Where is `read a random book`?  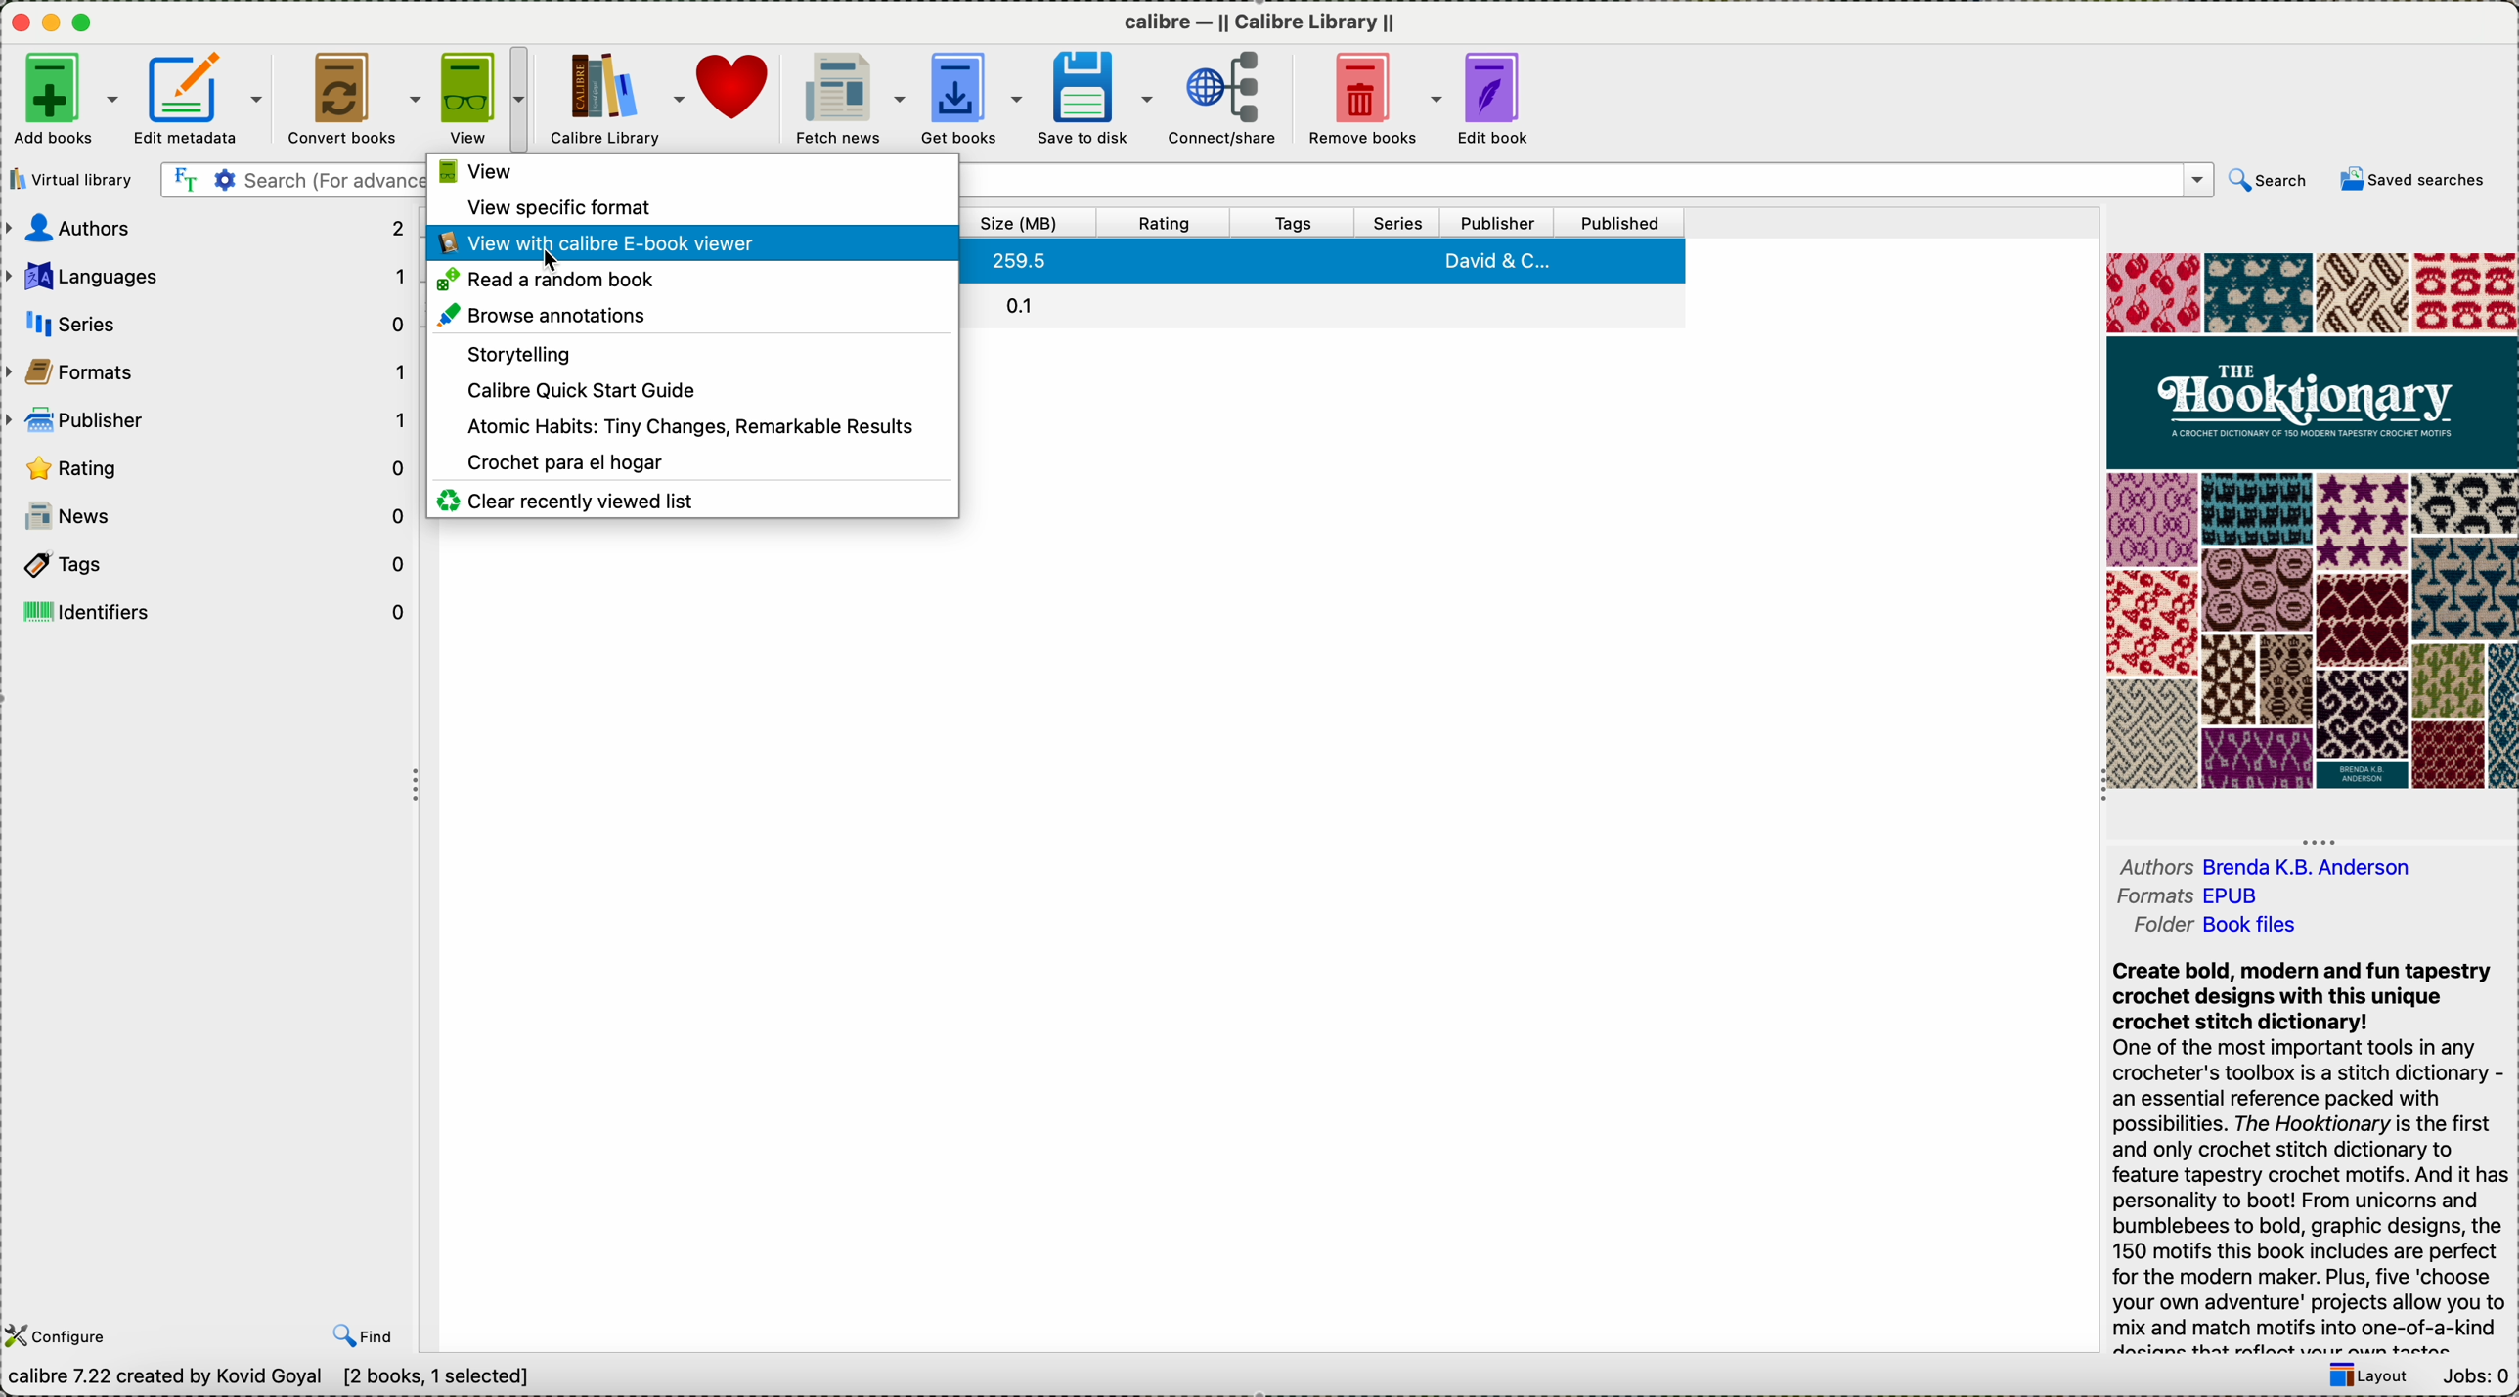
read a random book is located at coordinates (554, 281).